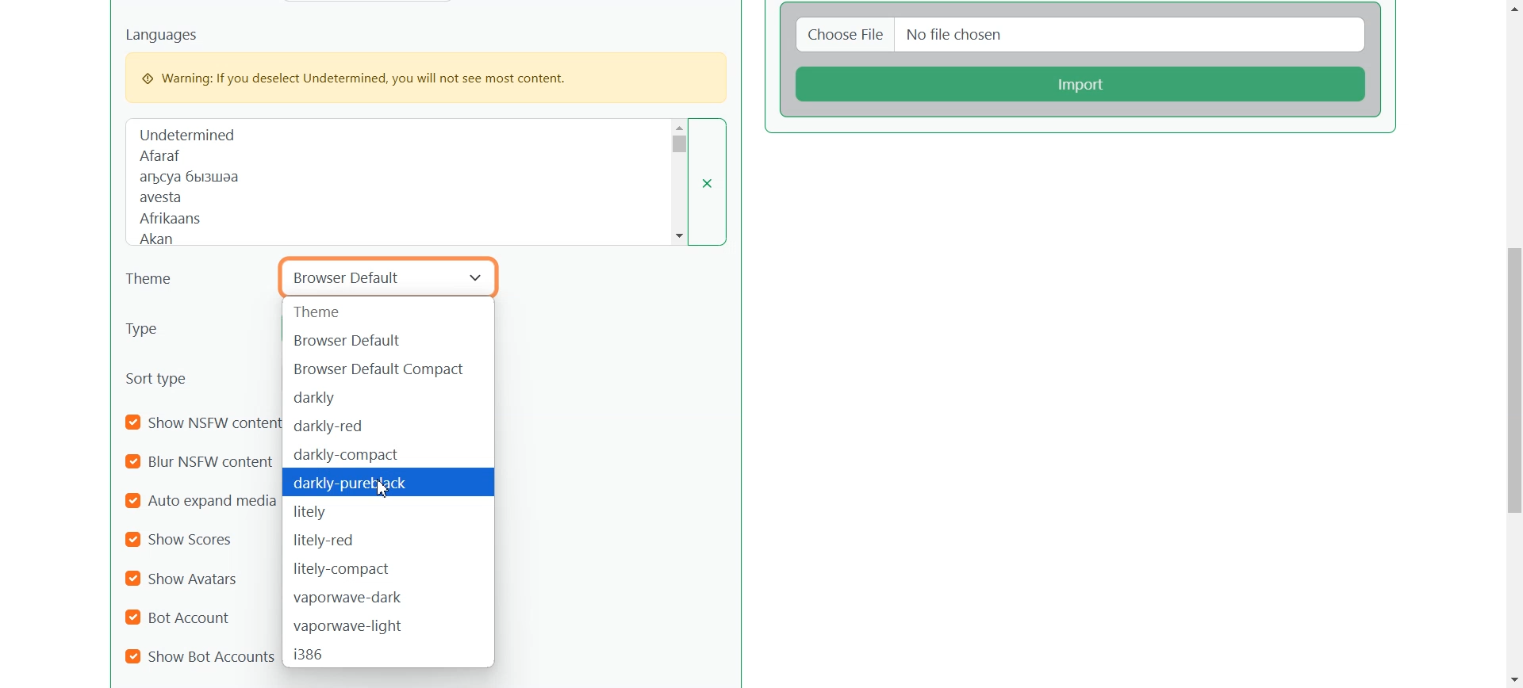 The image size is (1523, 688). I want to click on Show NSFW content, so click(203, 424).